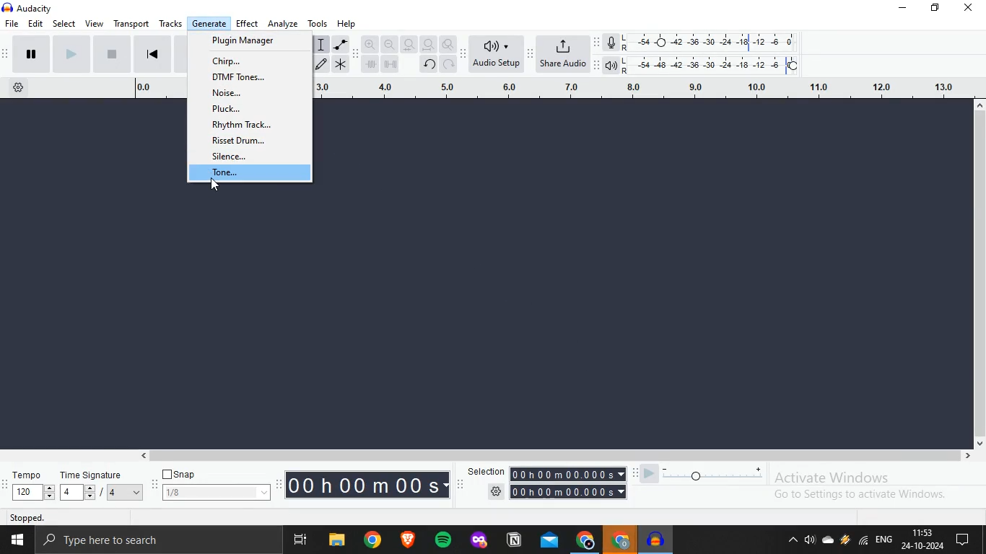 This screenshot has width=986, height=554. I want to click on zoom Toogle, so click(450, 43).